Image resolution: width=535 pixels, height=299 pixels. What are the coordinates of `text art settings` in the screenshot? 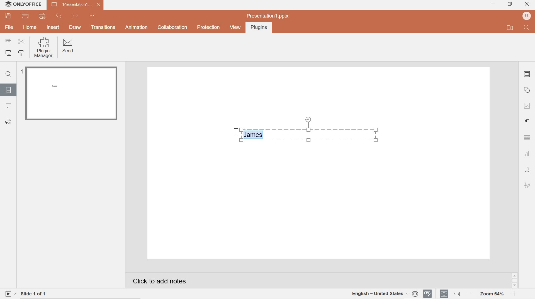 It's located at (528, 170).